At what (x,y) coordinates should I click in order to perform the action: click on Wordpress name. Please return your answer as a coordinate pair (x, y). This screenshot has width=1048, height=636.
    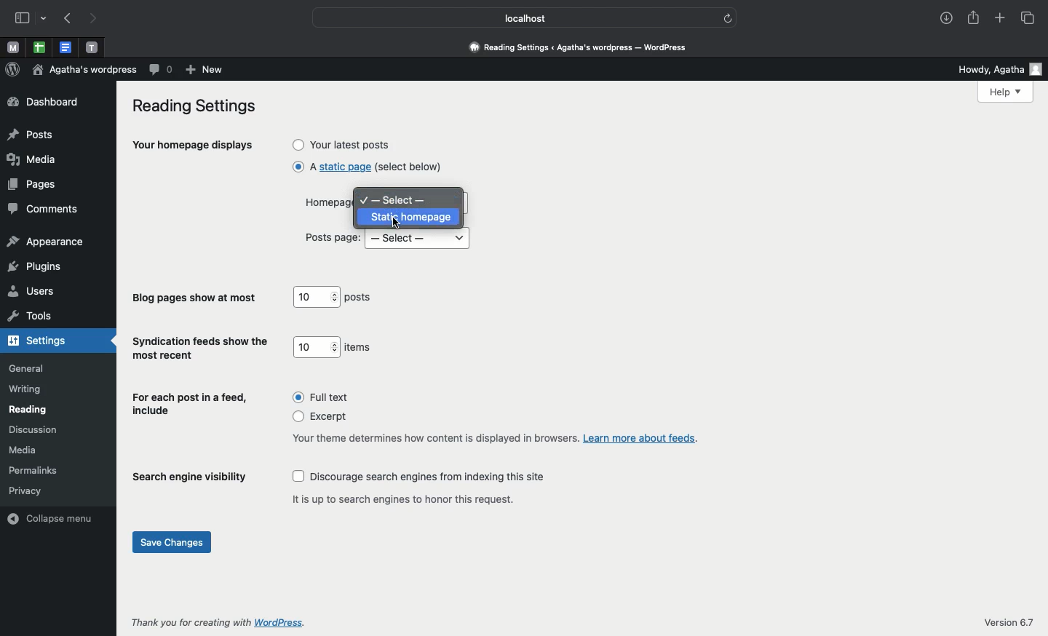
    Looking at the image, I should click on (86, 69).